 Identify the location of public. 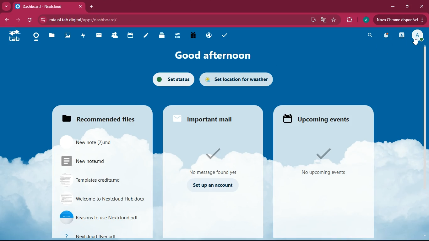
(208, 35).